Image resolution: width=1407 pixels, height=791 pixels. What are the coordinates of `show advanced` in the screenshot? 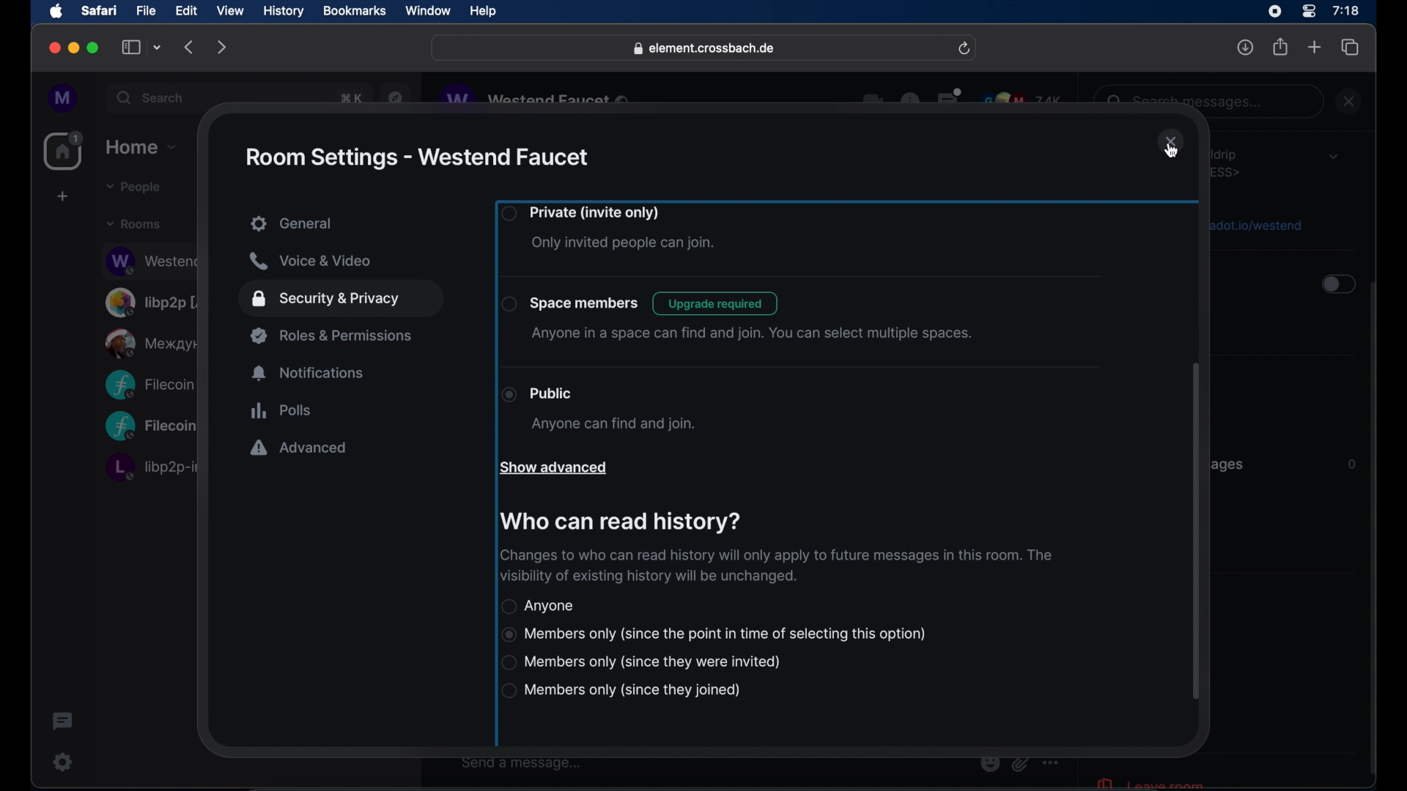 It's located at (553, 469).